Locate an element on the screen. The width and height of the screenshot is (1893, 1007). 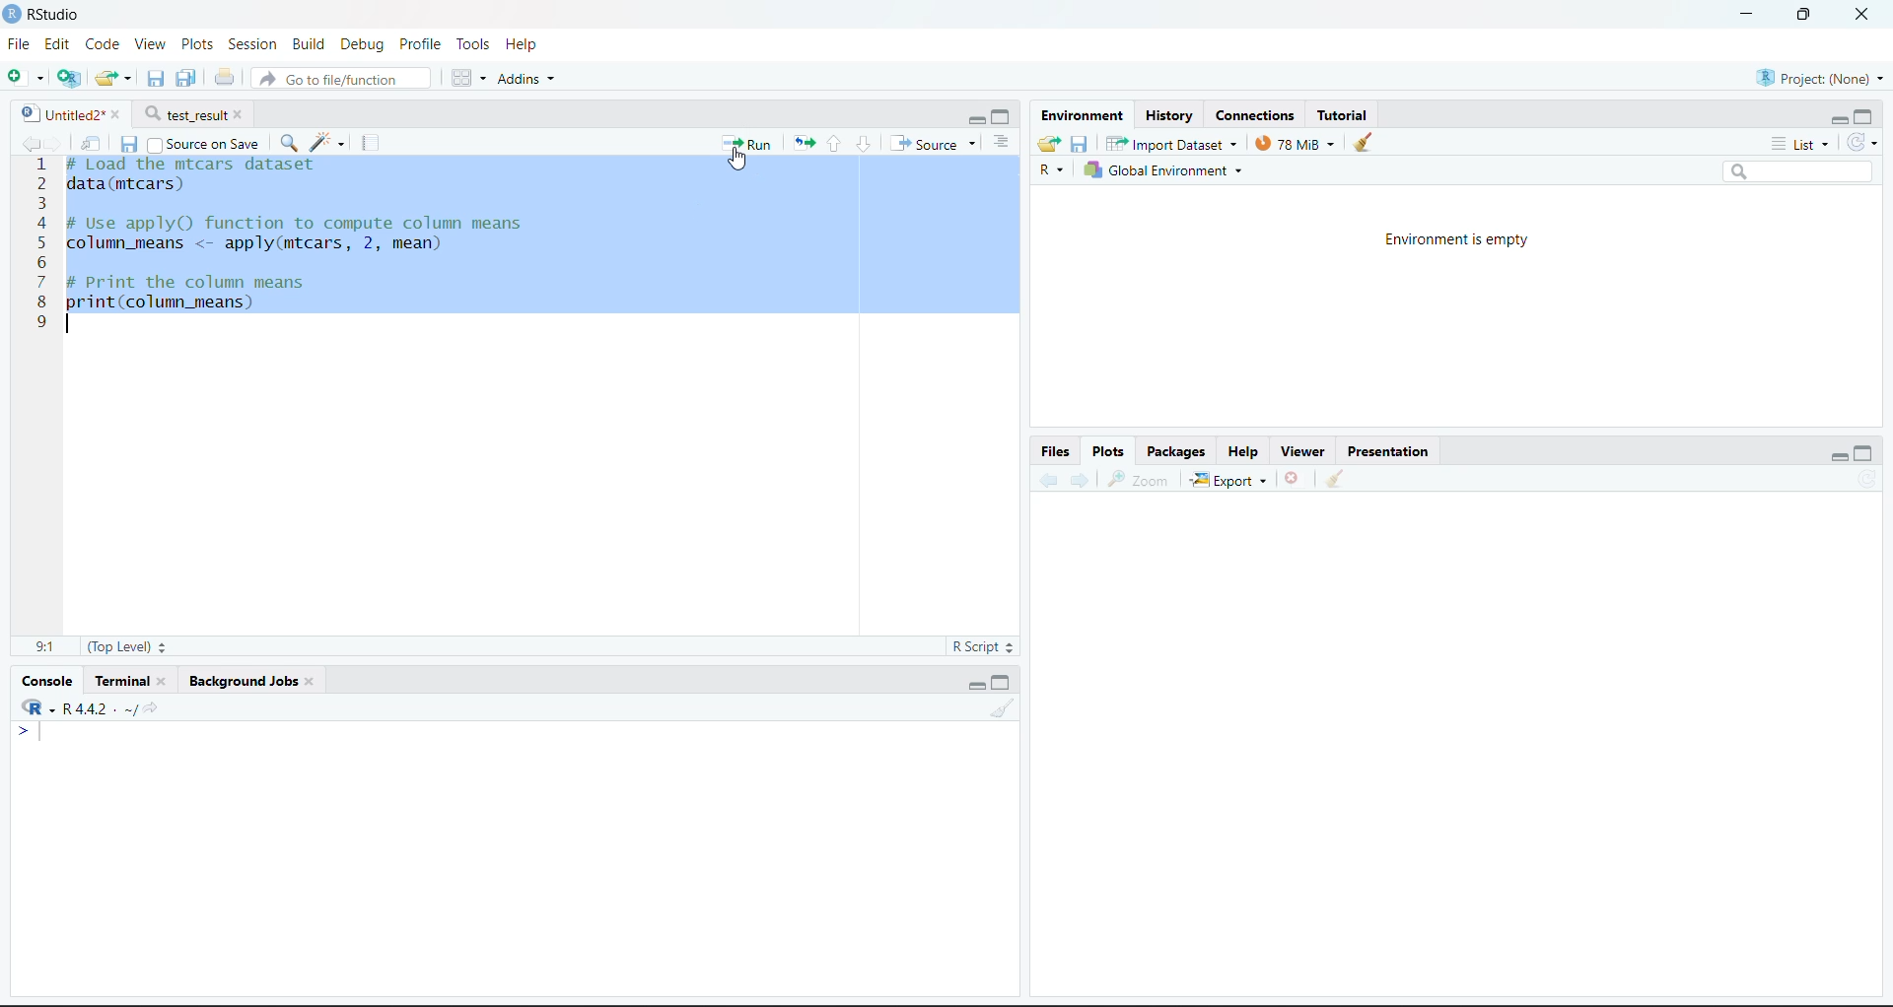
1:1 is located at coordinates (46, 647).